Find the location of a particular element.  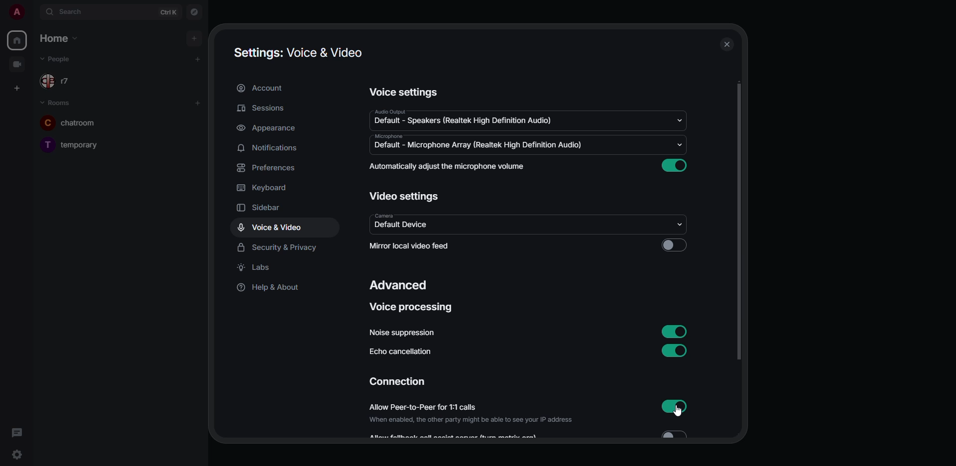

create space is located at coordinates (18, 87).